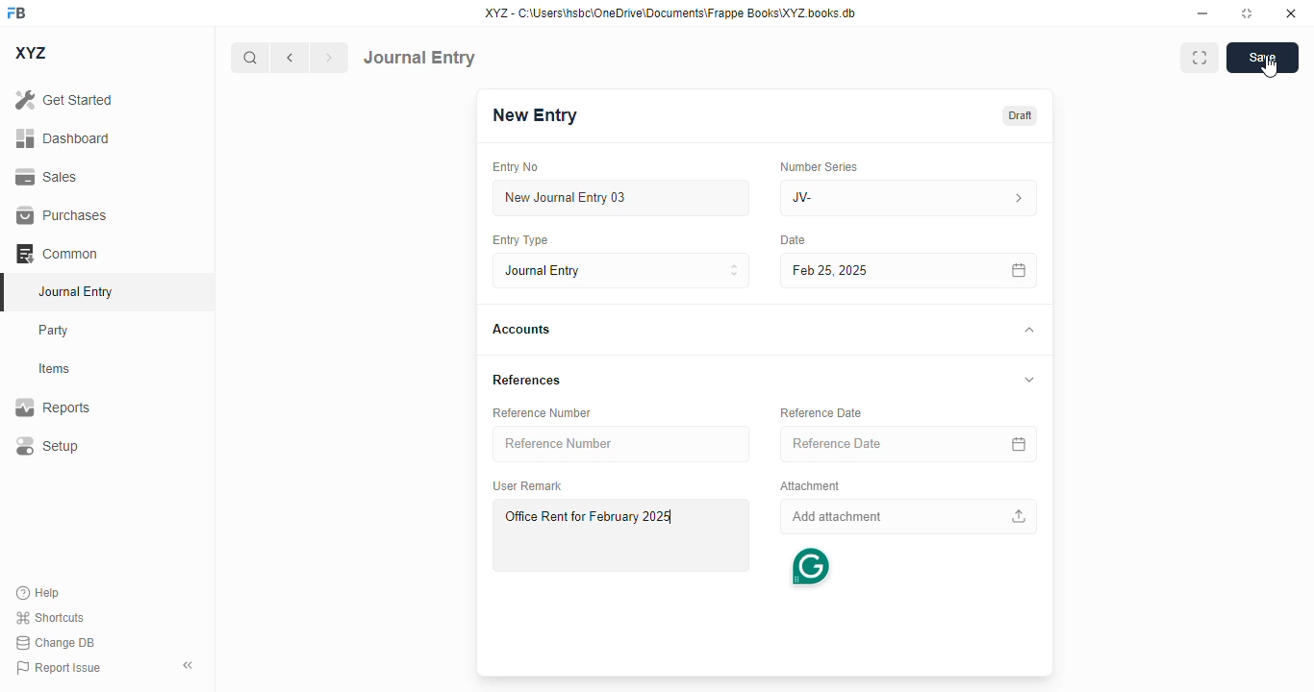 The width and height of the screenshot is (1314, 692). I want to click on accounts, so click(521, 330).